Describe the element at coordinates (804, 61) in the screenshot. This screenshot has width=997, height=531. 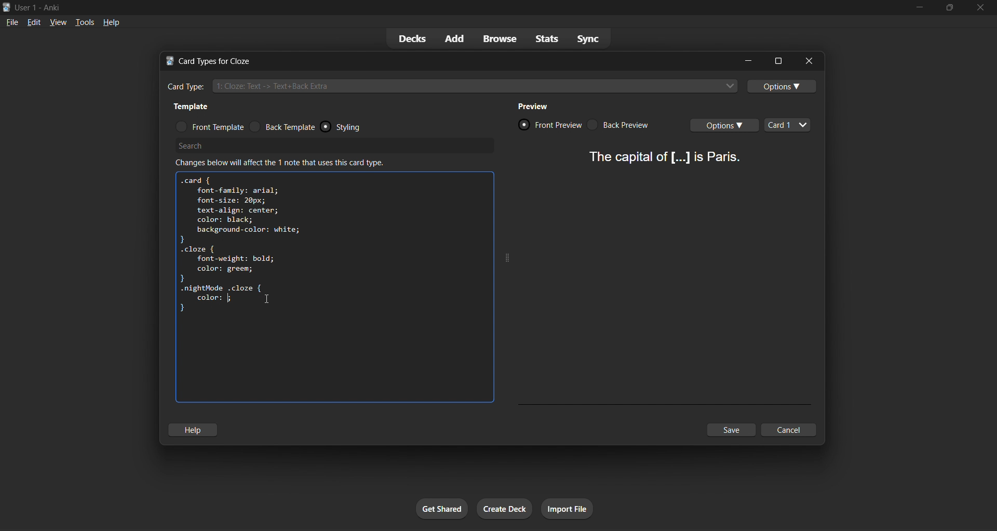
I see `close` at that location.